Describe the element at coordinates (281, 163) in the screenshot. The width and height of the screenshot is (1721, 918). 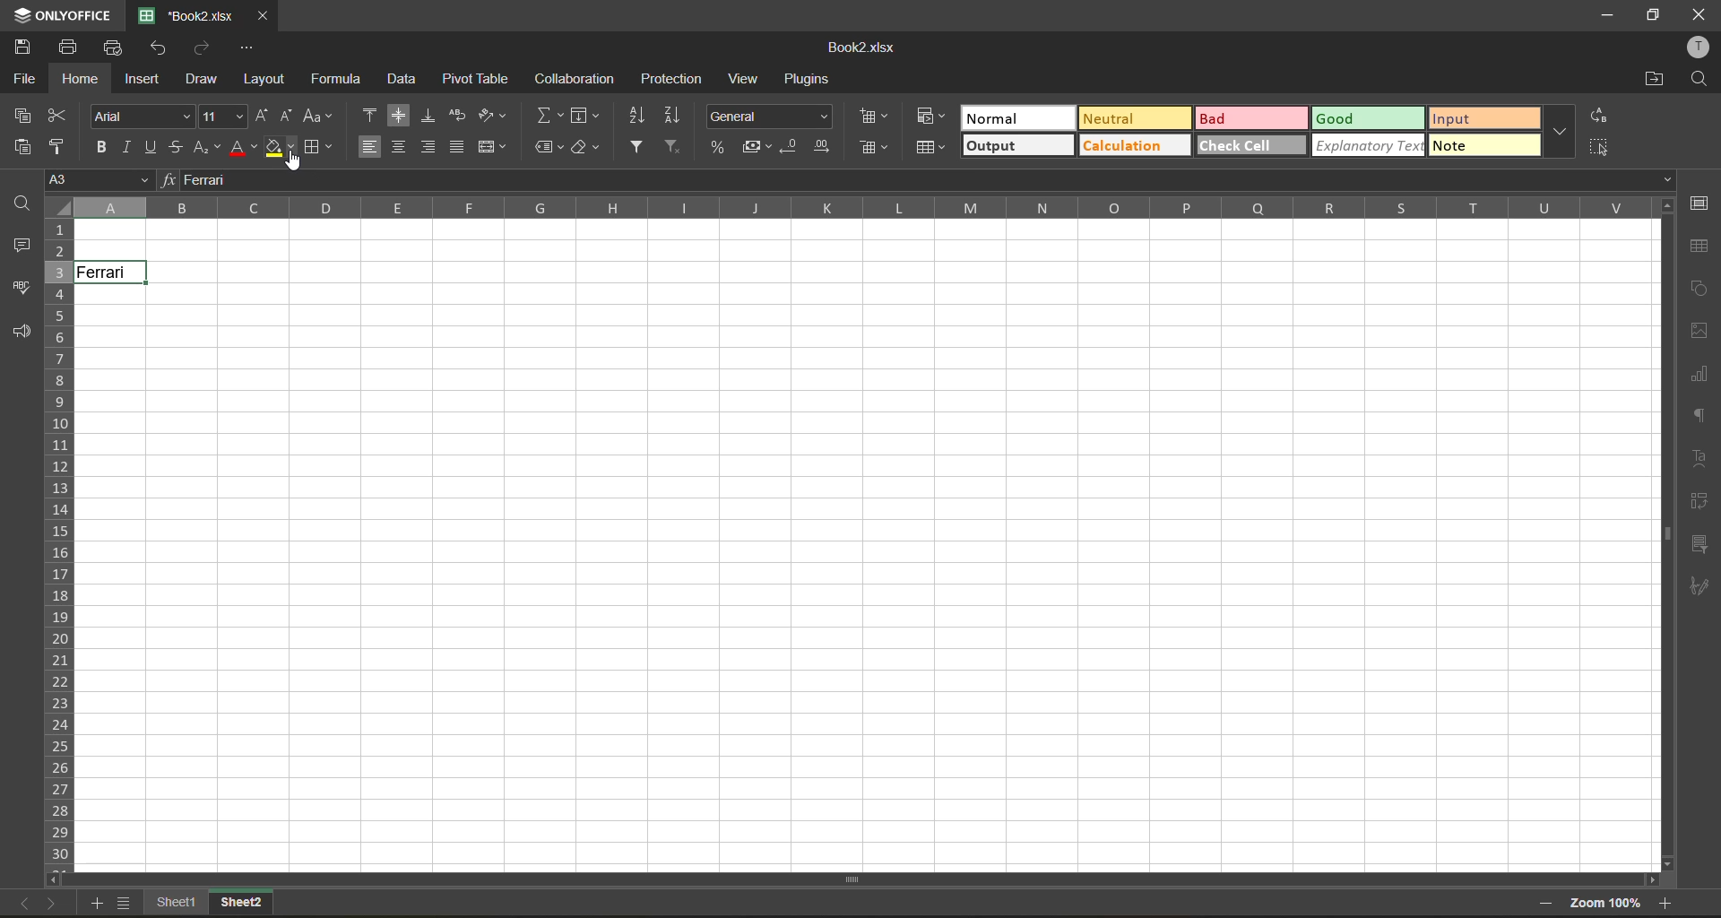
I see `Cursor` at that location.